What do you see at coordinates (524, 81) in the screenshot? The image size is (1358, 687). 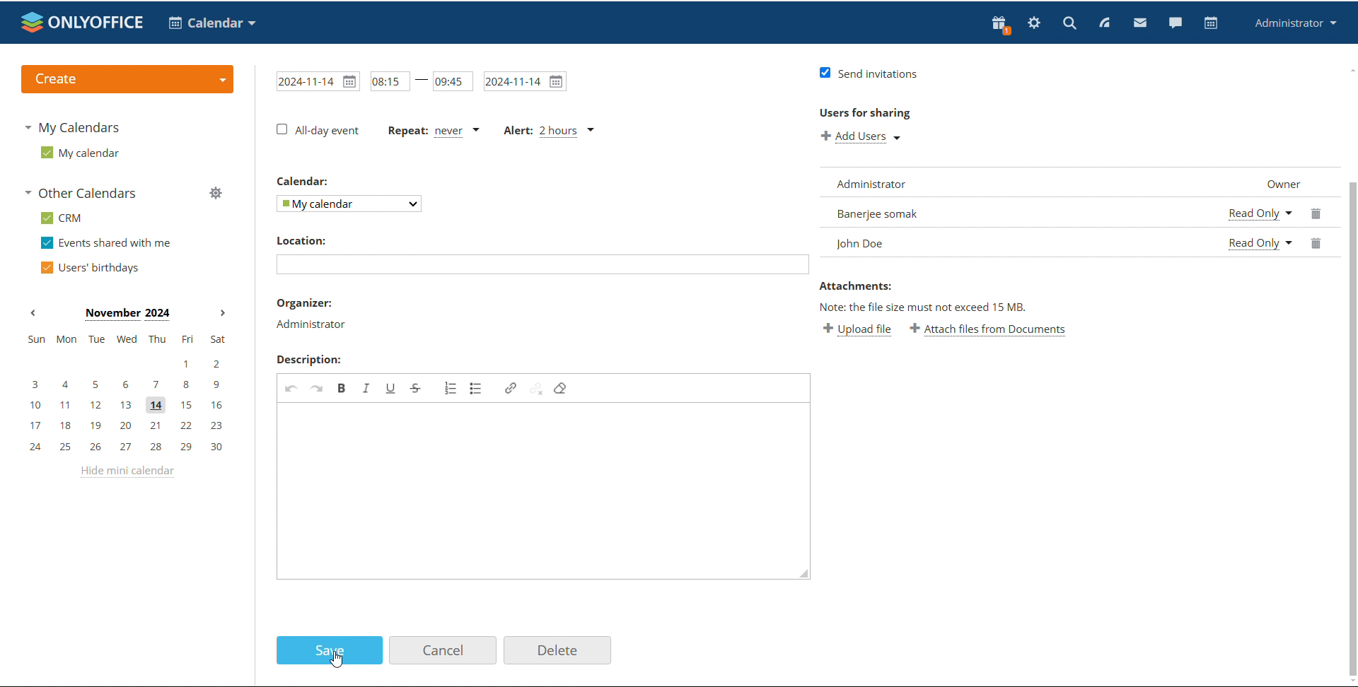 I see `set end date` at bounding box center [524, 81].